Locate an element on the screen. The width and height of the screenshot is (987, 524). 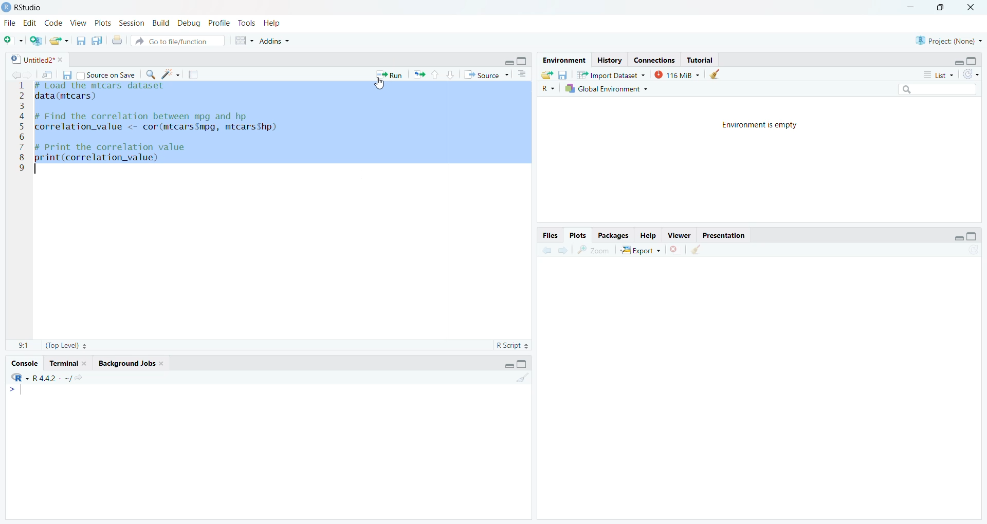
1:1 is located at coordinates (19, 343).